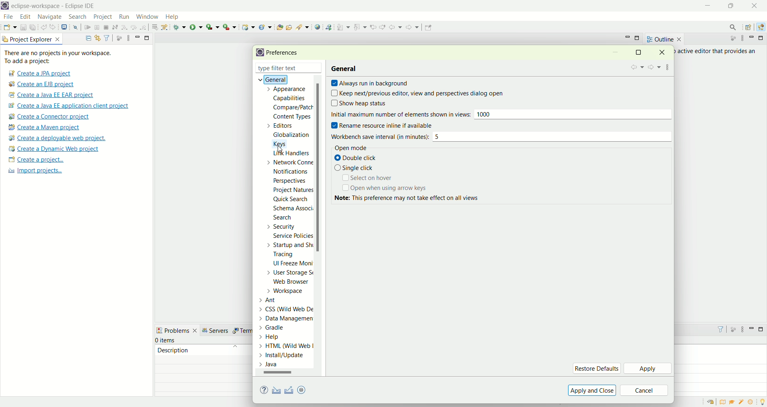 Image resolution: width=767 pixels, height=407 pixels. Describe the element at coordinates (644, 391) in the screenshot. I see `cancel` at that location.